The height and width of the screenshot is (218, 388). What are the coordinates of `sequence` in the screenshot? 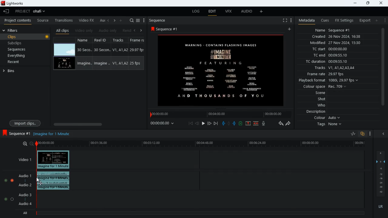 It's located at (159, 20).